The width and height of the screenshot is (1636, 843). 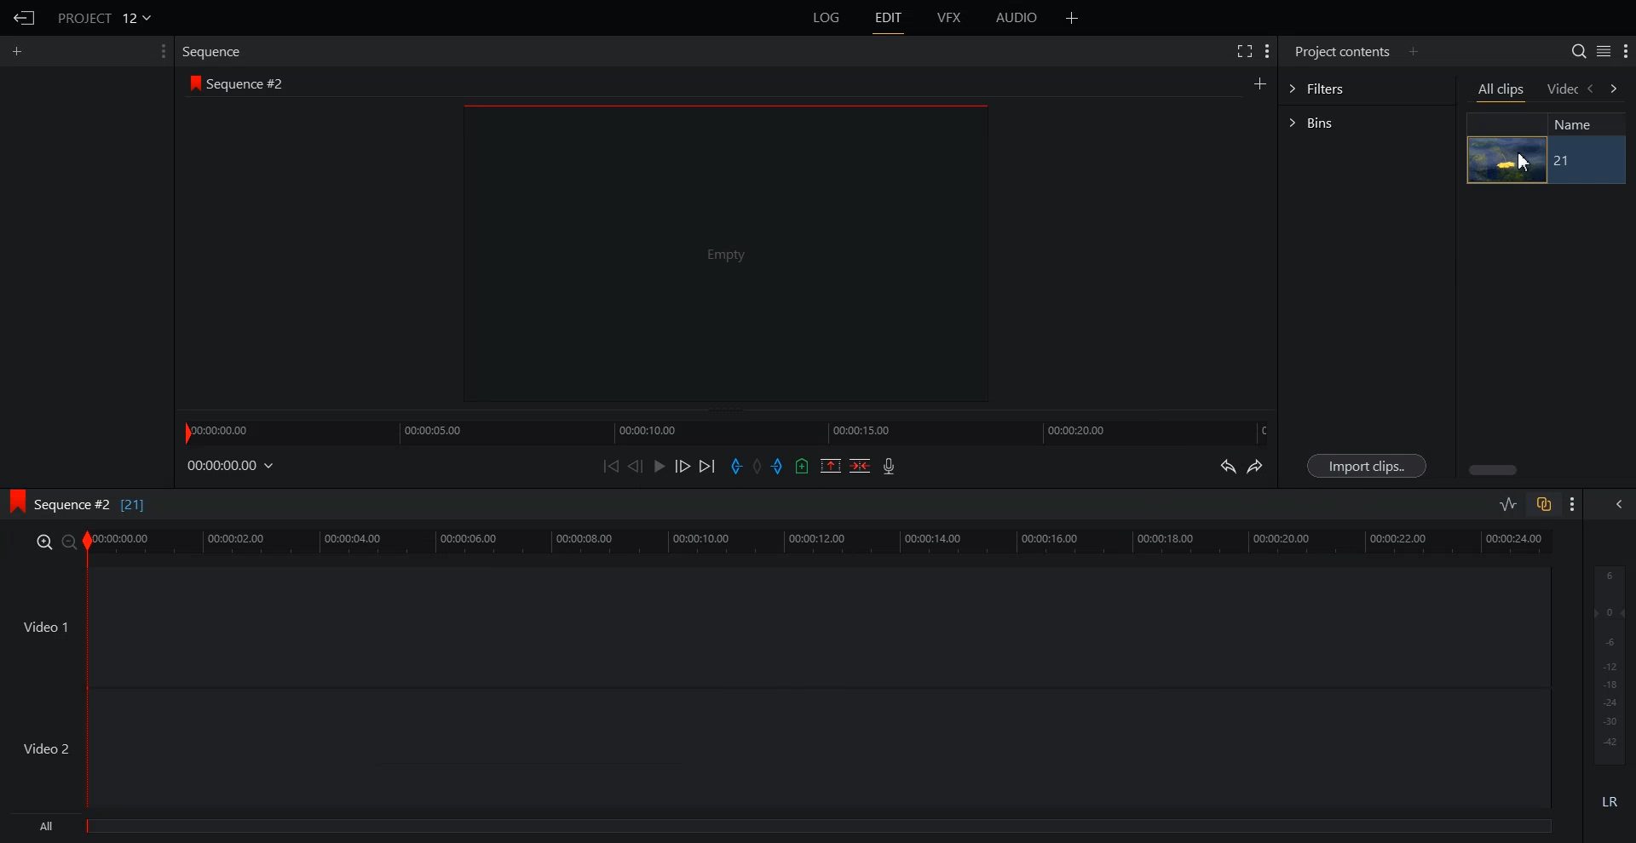 What do you see at coordinates (1268, 52) in the screenshot?
I see `Show Setting Menu` at bounding box center [1268, 52].